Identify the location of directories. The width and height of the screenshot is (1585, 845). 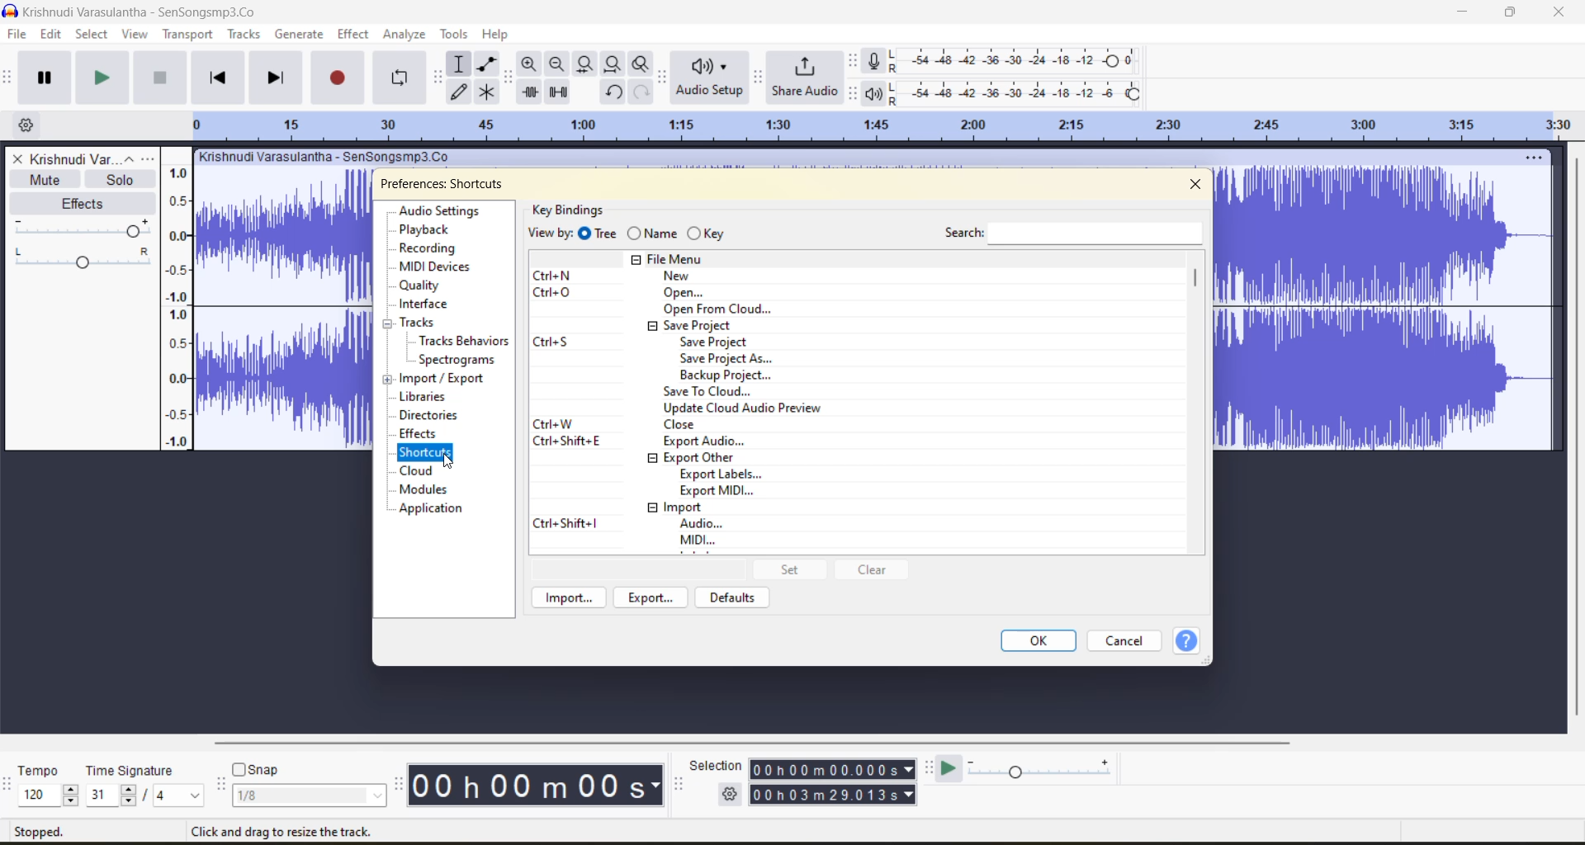
(434, 416).